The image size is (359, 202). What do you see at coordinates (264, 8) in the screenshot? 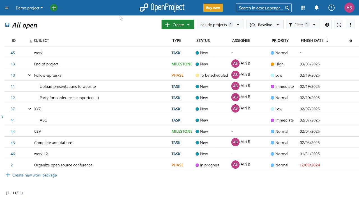
I see `search` at bounding box center [264, 8].